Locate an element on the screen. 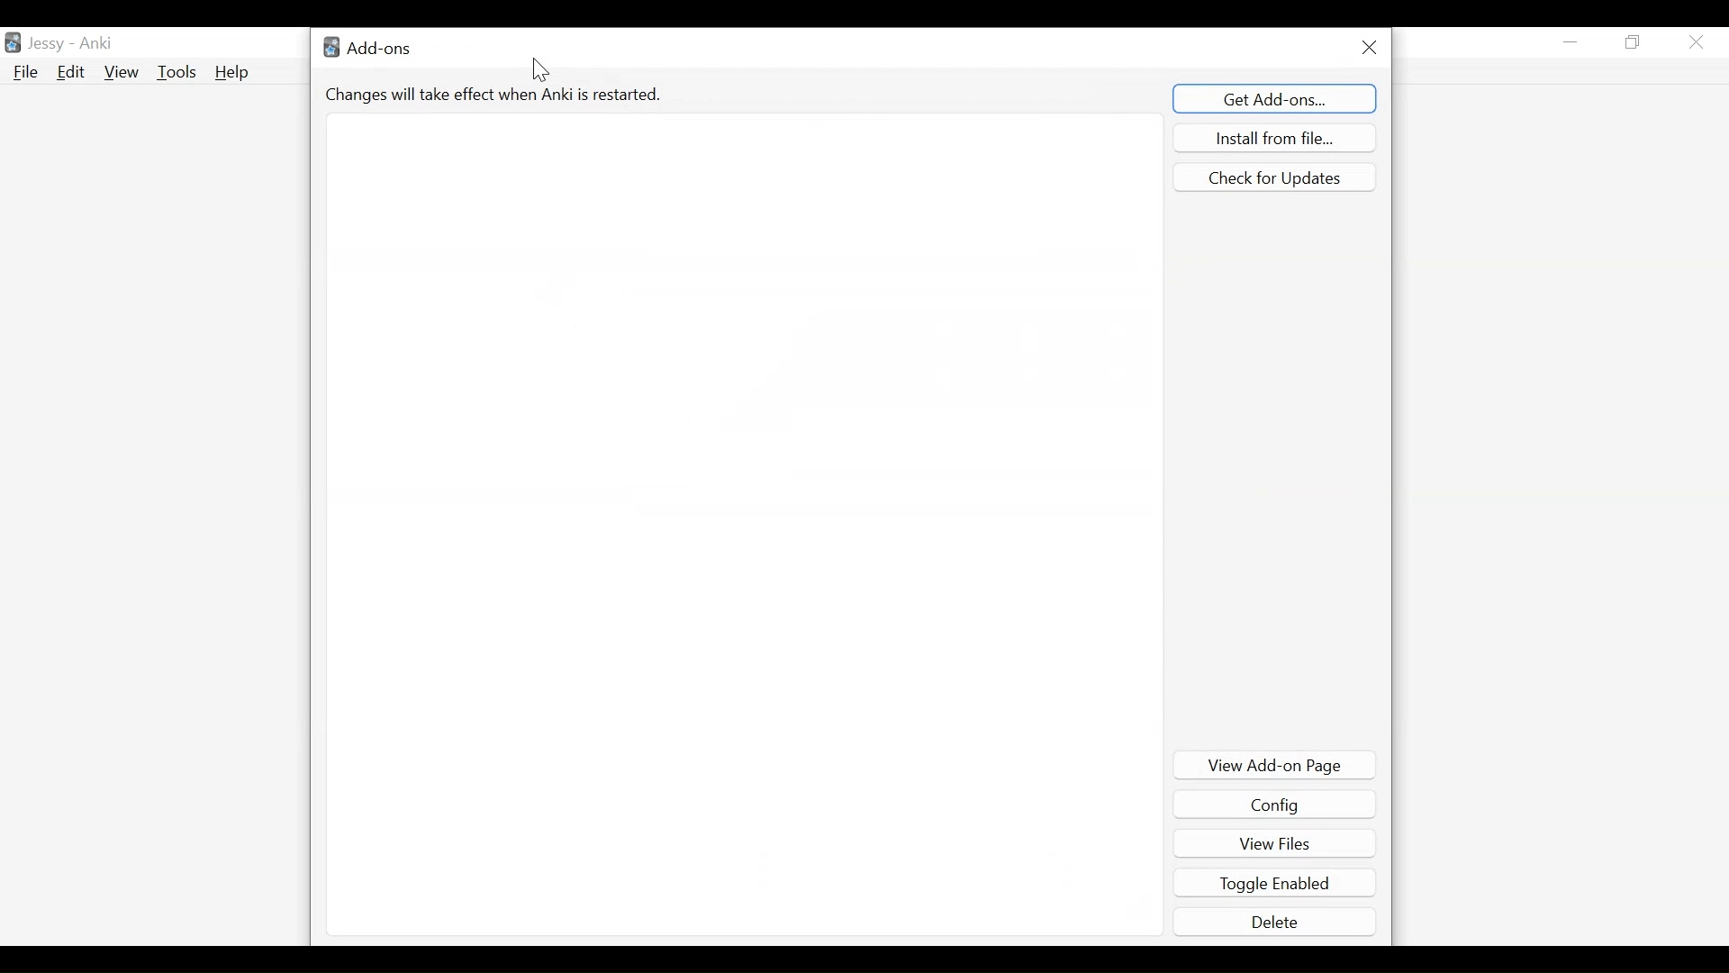 The height and width of the screenshot is (973, 1729). File is located at coordinates (25, 72).